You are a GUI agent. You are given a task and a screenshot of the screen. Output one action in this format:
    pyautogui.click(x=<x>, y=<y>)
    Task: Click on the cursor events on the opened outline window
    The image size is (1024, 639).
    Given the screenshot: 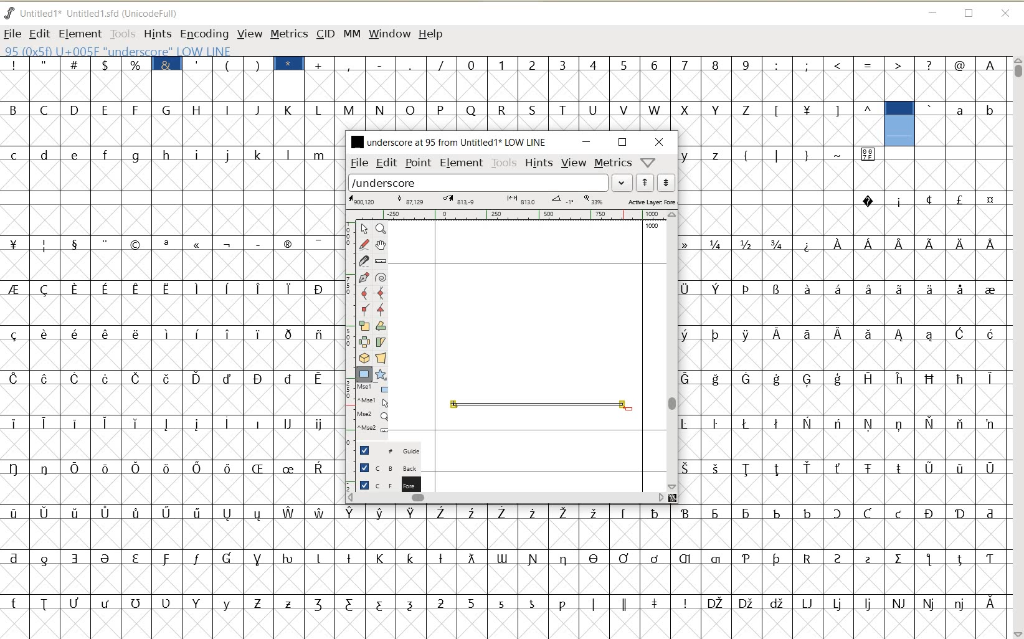 What is the action you would take?
    pyautogui.click(x=373, y=409)
    